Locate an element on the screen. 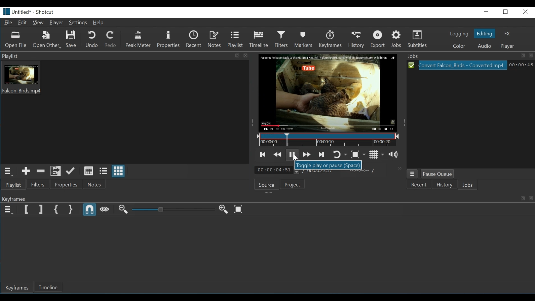 Image resolution: width=535 pixels, height=301 pixels. Filter is located at coordinates (39, 184).